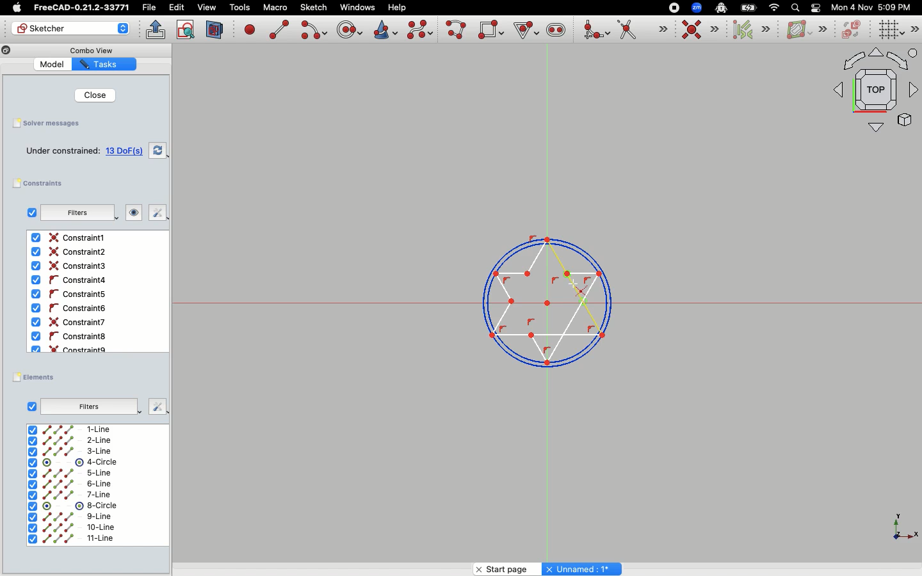 The image size is (922, 576). What do you see at coordinates (595, 31) in the screenshot?
I see `Create fillet` at bounding box center [595, 31].